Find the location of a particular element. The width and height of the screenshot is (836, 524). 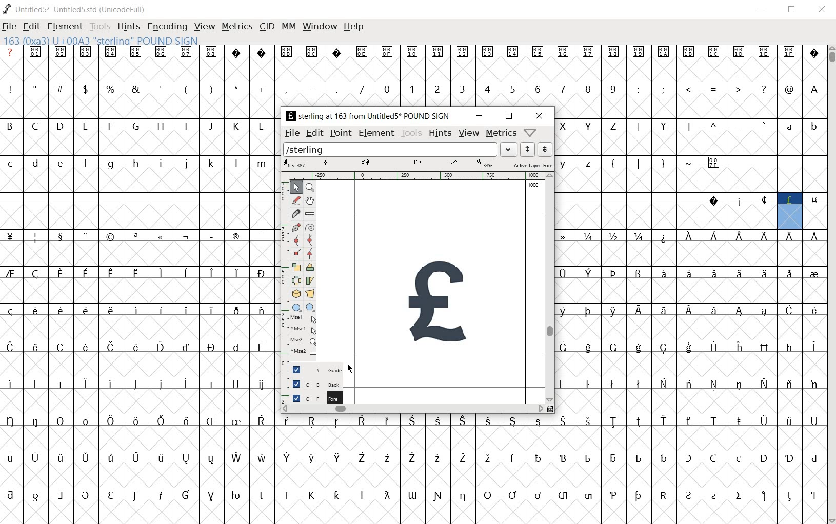

' is located at coordinates (162, 89).